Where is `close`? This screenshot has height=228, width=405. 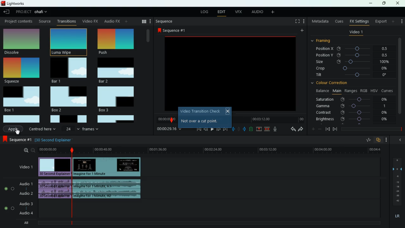 close is located at coordinates (398, 3).